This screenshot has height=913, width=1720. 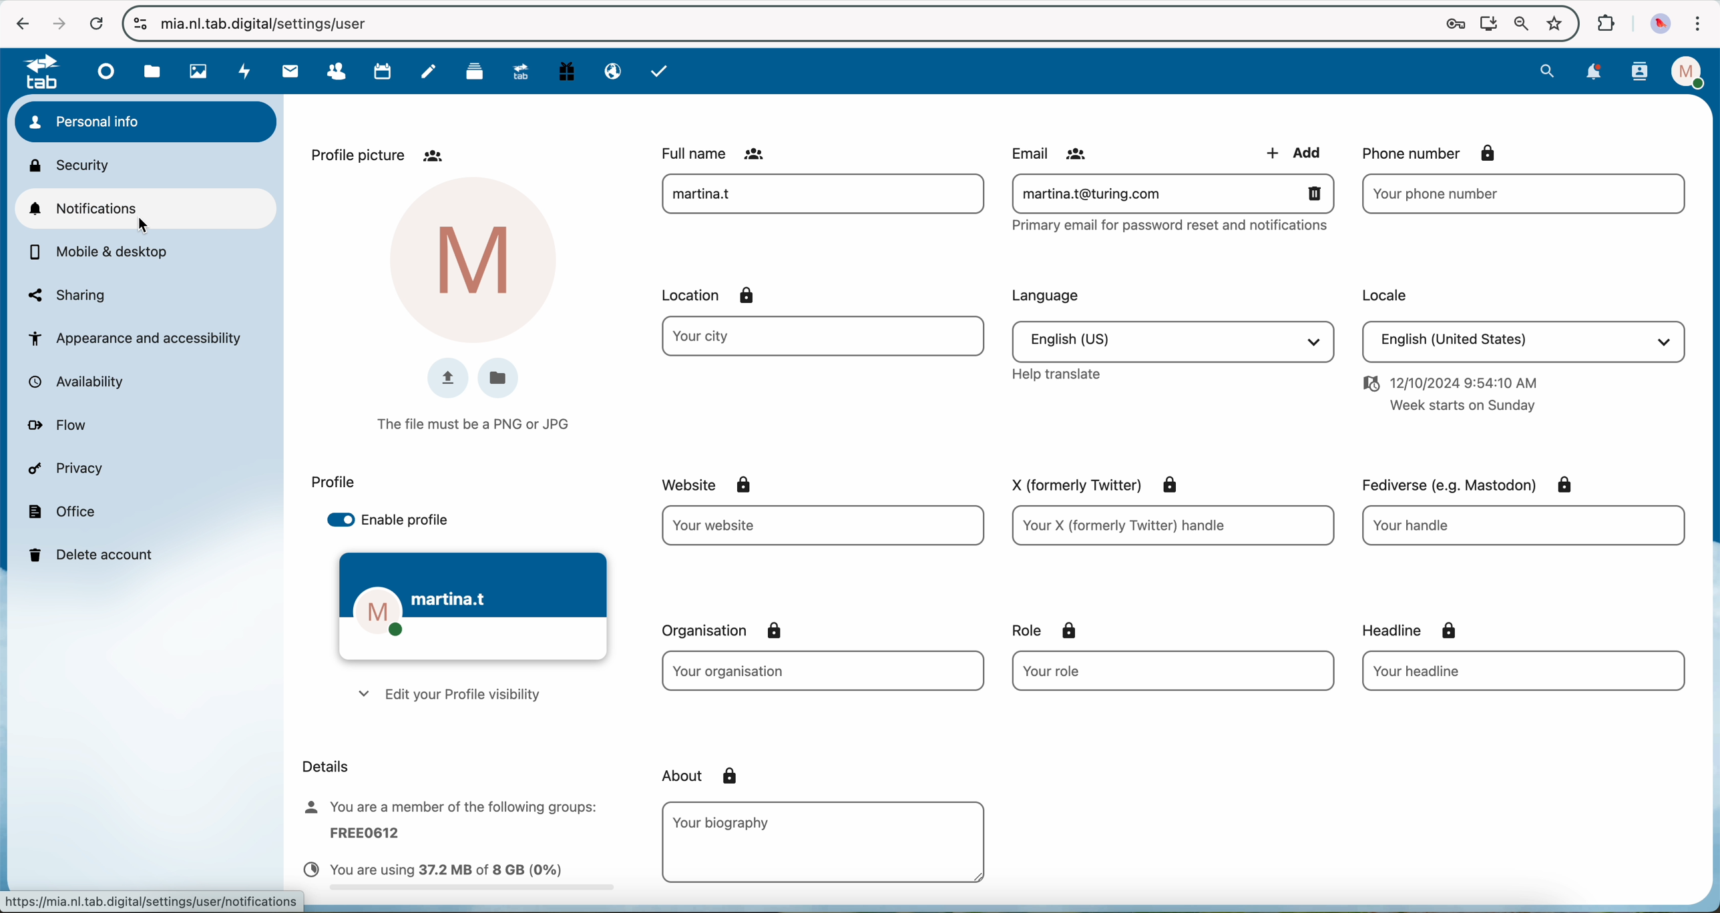 I want to click on profile, so click(x=1683, y=72).